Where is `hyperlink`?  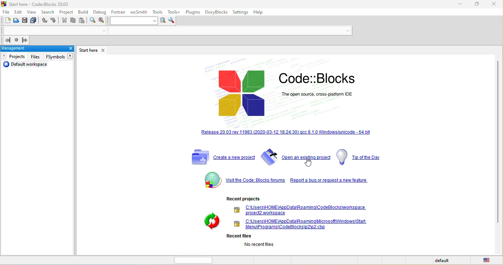
hyperlink is located at coordinates (289, 132).